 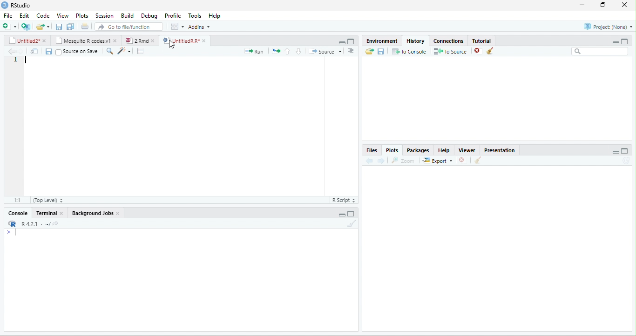 I want to click on search bar, so click(x=600, y=52).